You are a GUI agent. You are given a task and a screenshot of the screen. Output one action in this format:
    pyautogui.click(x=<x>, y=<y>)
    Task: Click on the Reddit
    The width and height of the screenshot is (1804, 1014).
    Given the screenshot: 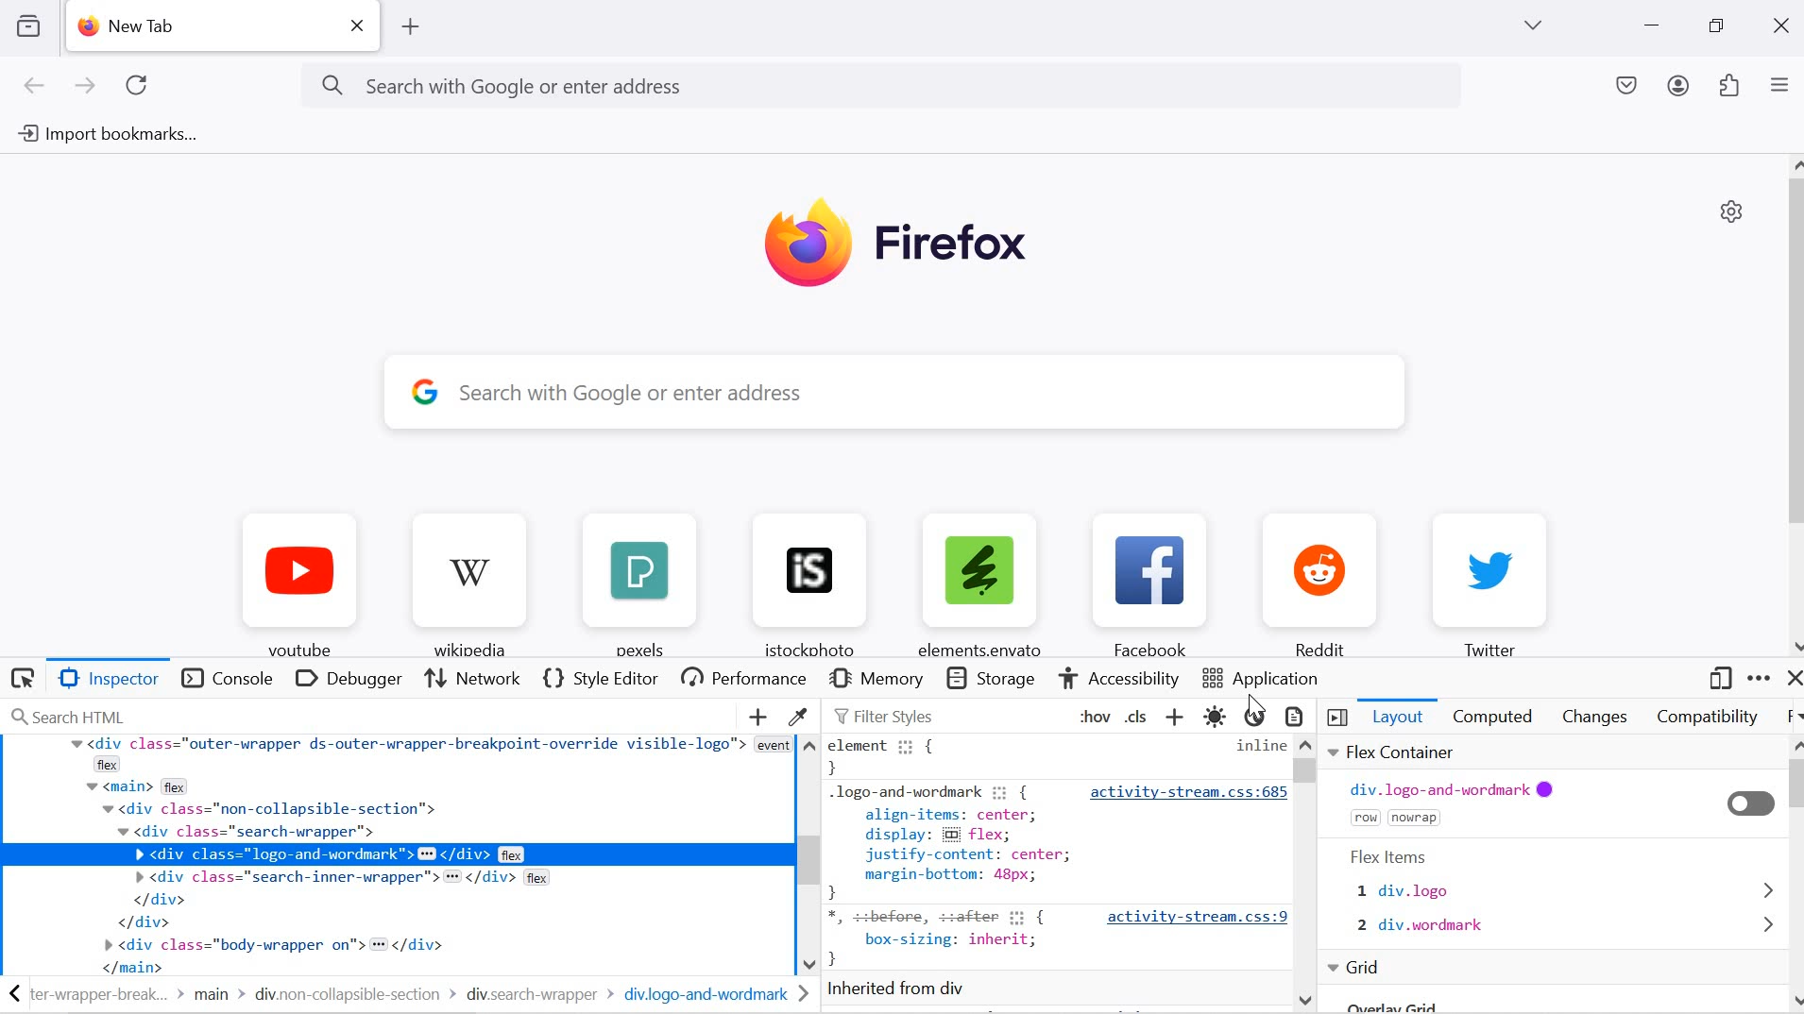 What is the action you would take?
    pyautogui.click(x=1313, y=577)
    